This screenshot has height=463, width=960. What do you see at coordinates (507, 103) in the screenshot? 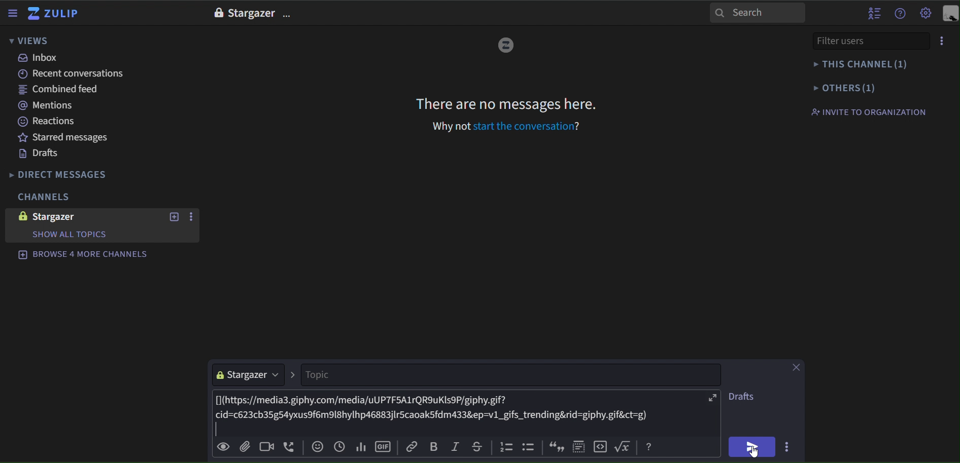
I see `there are no message here.` at bounding box center [507, 103].